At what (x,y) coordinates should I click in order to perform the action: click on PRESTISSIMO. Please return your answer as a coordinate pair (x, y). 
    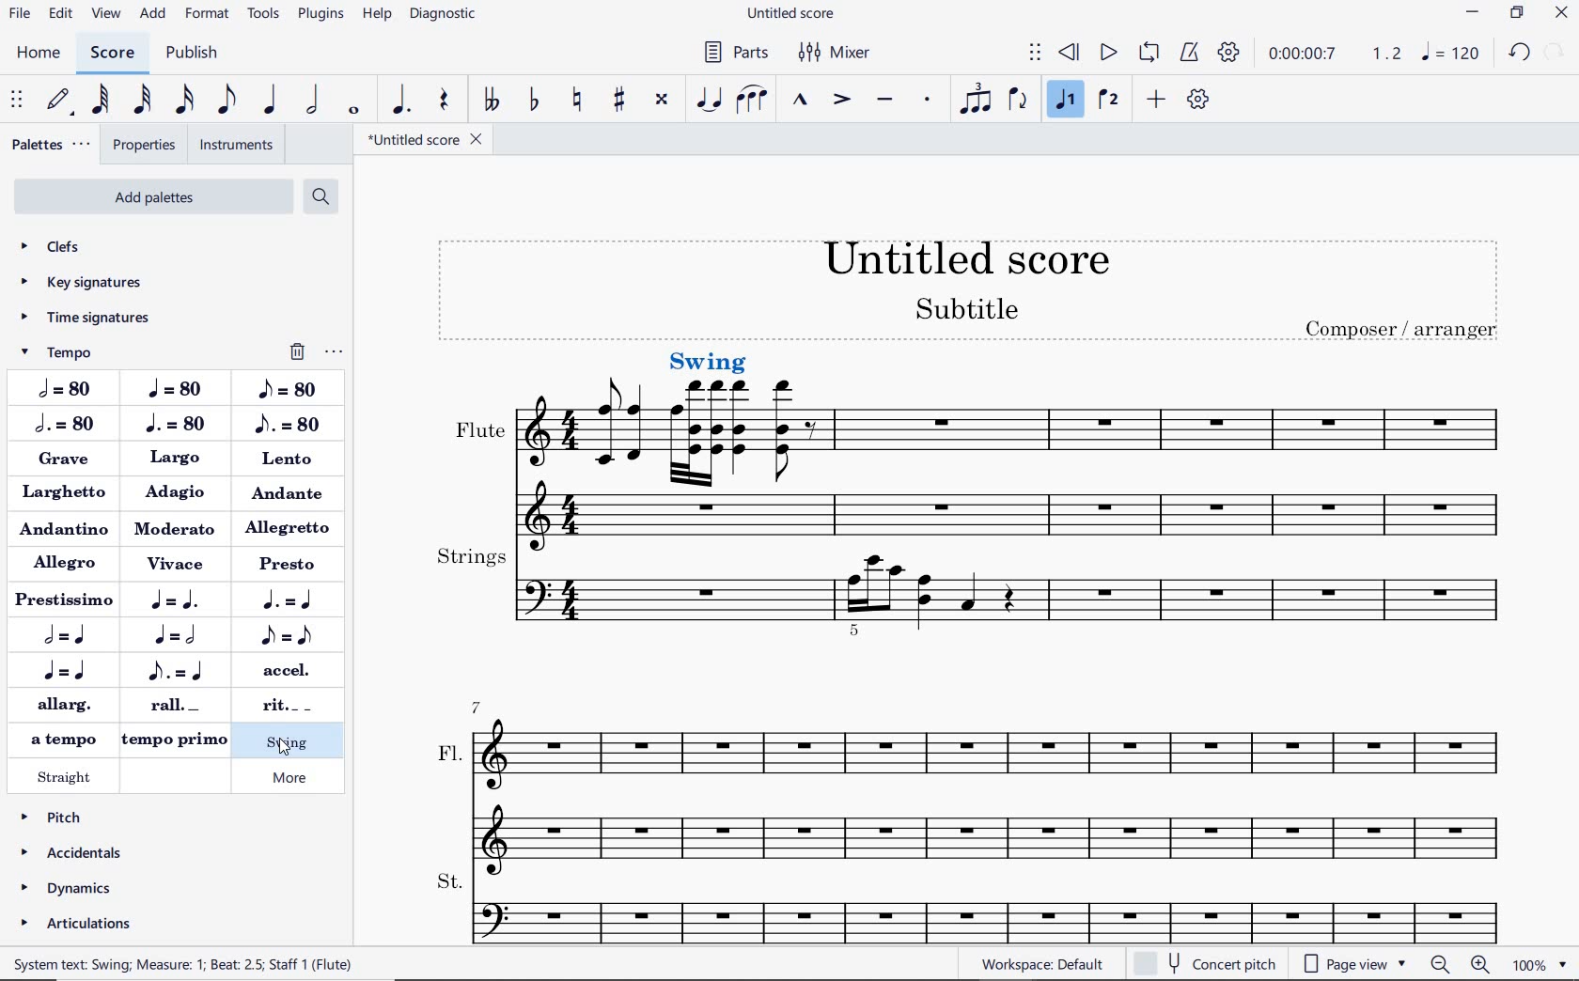
    Looking at the image, I should click on (63, 600).